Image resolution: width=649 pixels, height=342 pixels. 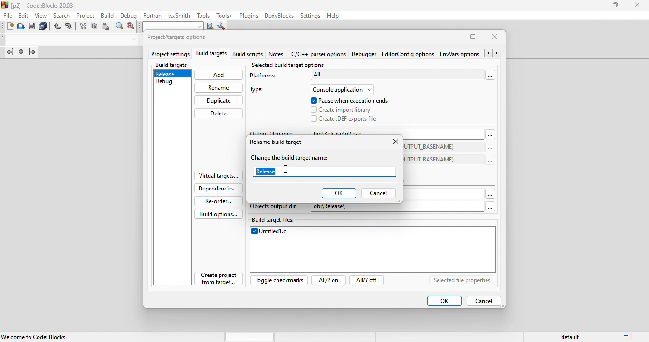 I want to click on type, so click(x=261, y=91).